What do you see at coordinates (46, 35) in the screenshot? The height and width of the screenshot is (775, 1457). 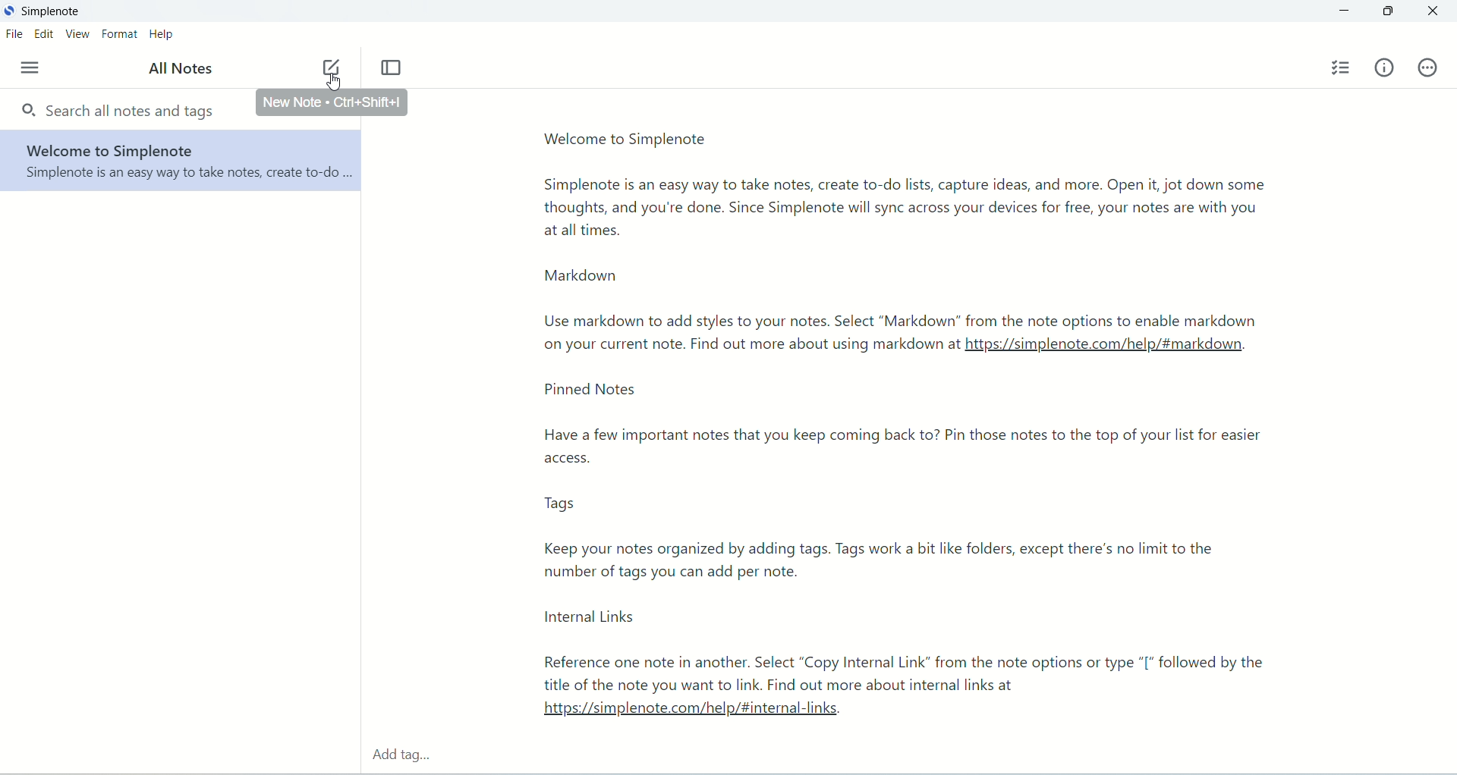 I see `edit` at bounding box center [46, 35].